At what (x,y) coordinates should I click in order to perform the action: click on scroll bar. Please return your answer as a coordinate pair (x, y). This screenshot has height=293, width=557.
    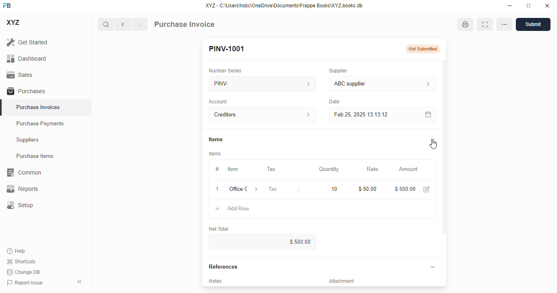
    Looking at the image, I should click on (445, 173).